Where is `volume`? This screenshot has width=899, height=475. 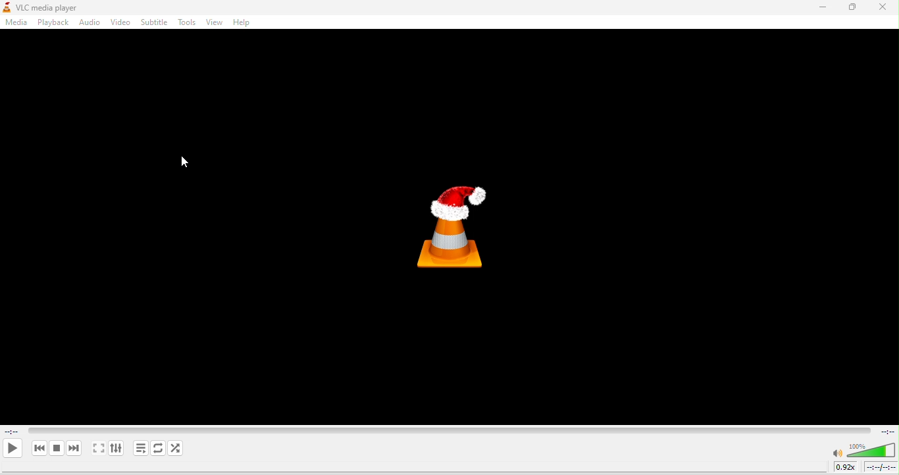 volume is located at coordinates (871, 450).